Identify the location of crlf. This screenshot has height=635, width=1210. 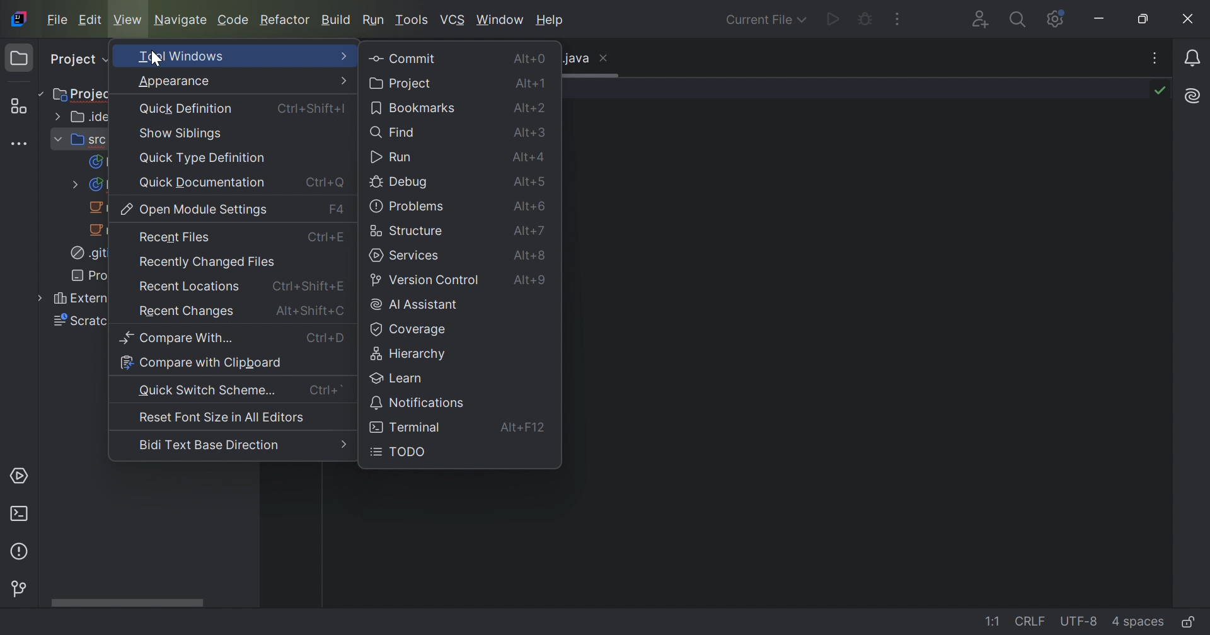
(1032, 622).